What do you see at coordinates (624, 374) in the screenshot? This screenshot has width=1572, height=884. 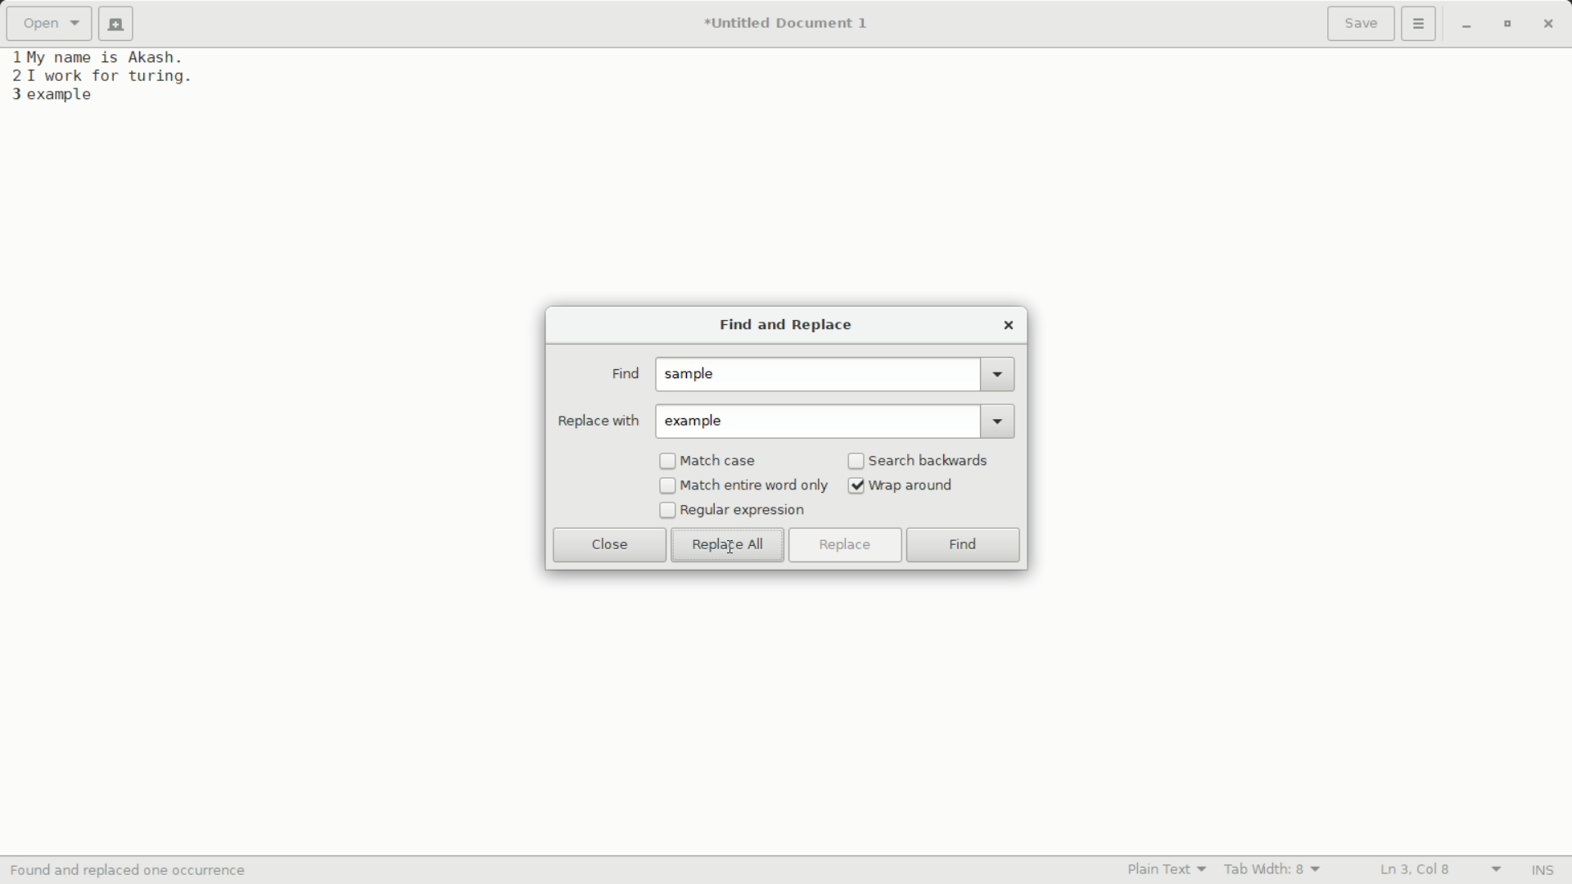 I see `find` at bounding box center [624, 374].